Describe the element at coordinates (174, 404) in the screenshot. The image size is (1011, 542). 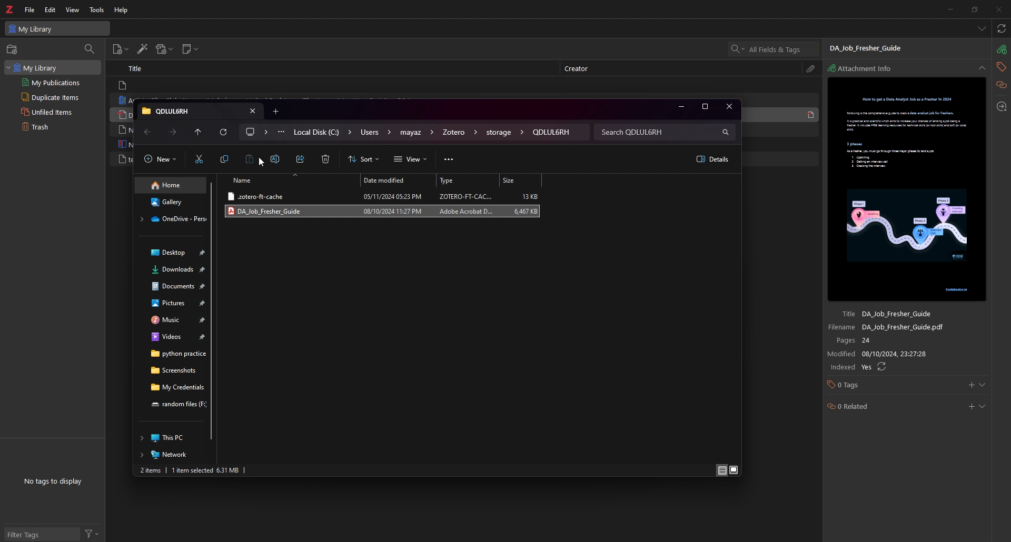
I see `folder` at that location.